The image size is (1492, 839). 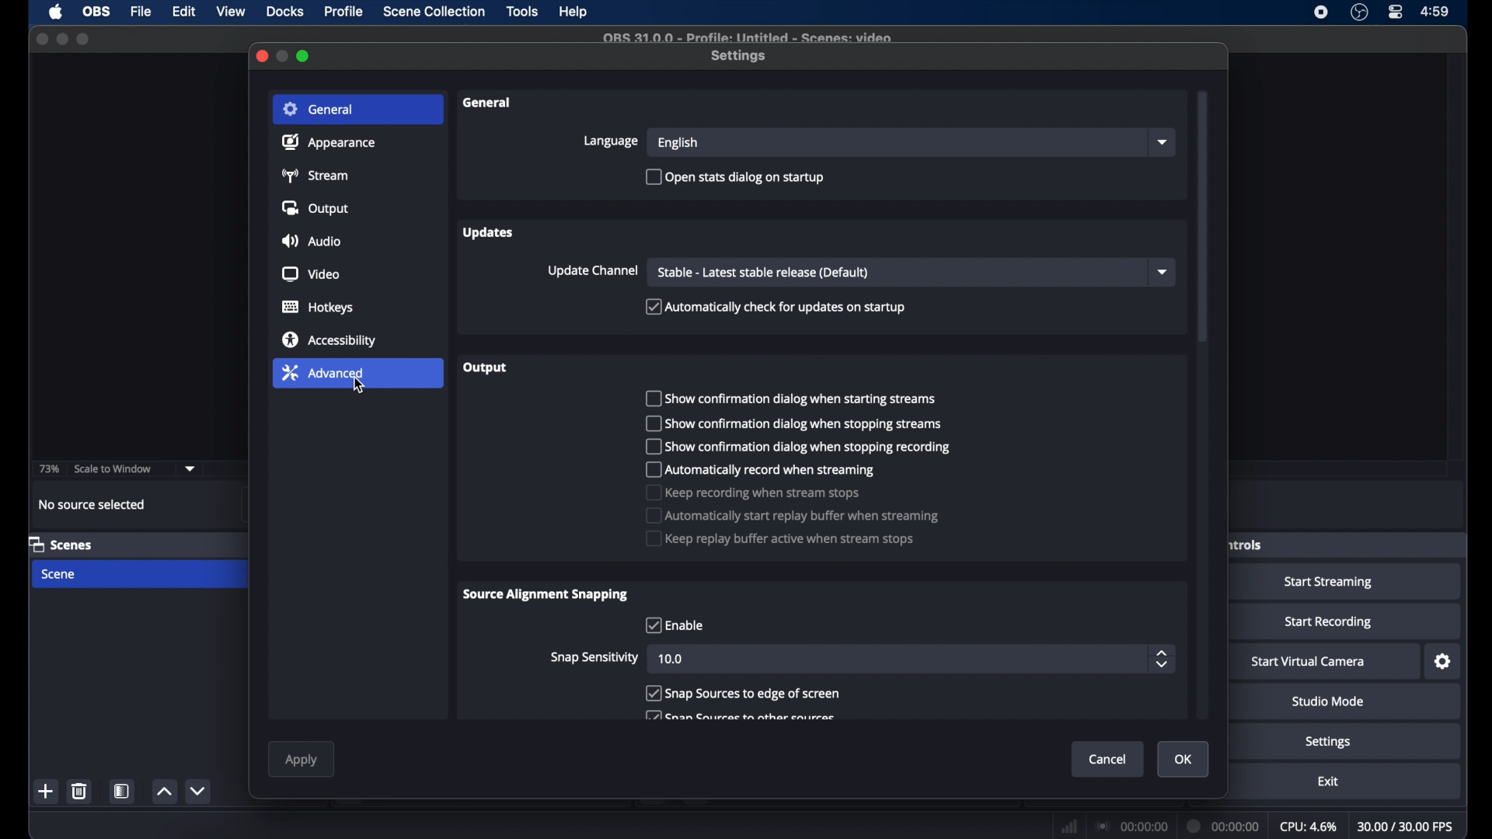 What do you see at coordinates (433, 12) in the screenshot?
I see `scene collection` at bounding box center [433, 12].